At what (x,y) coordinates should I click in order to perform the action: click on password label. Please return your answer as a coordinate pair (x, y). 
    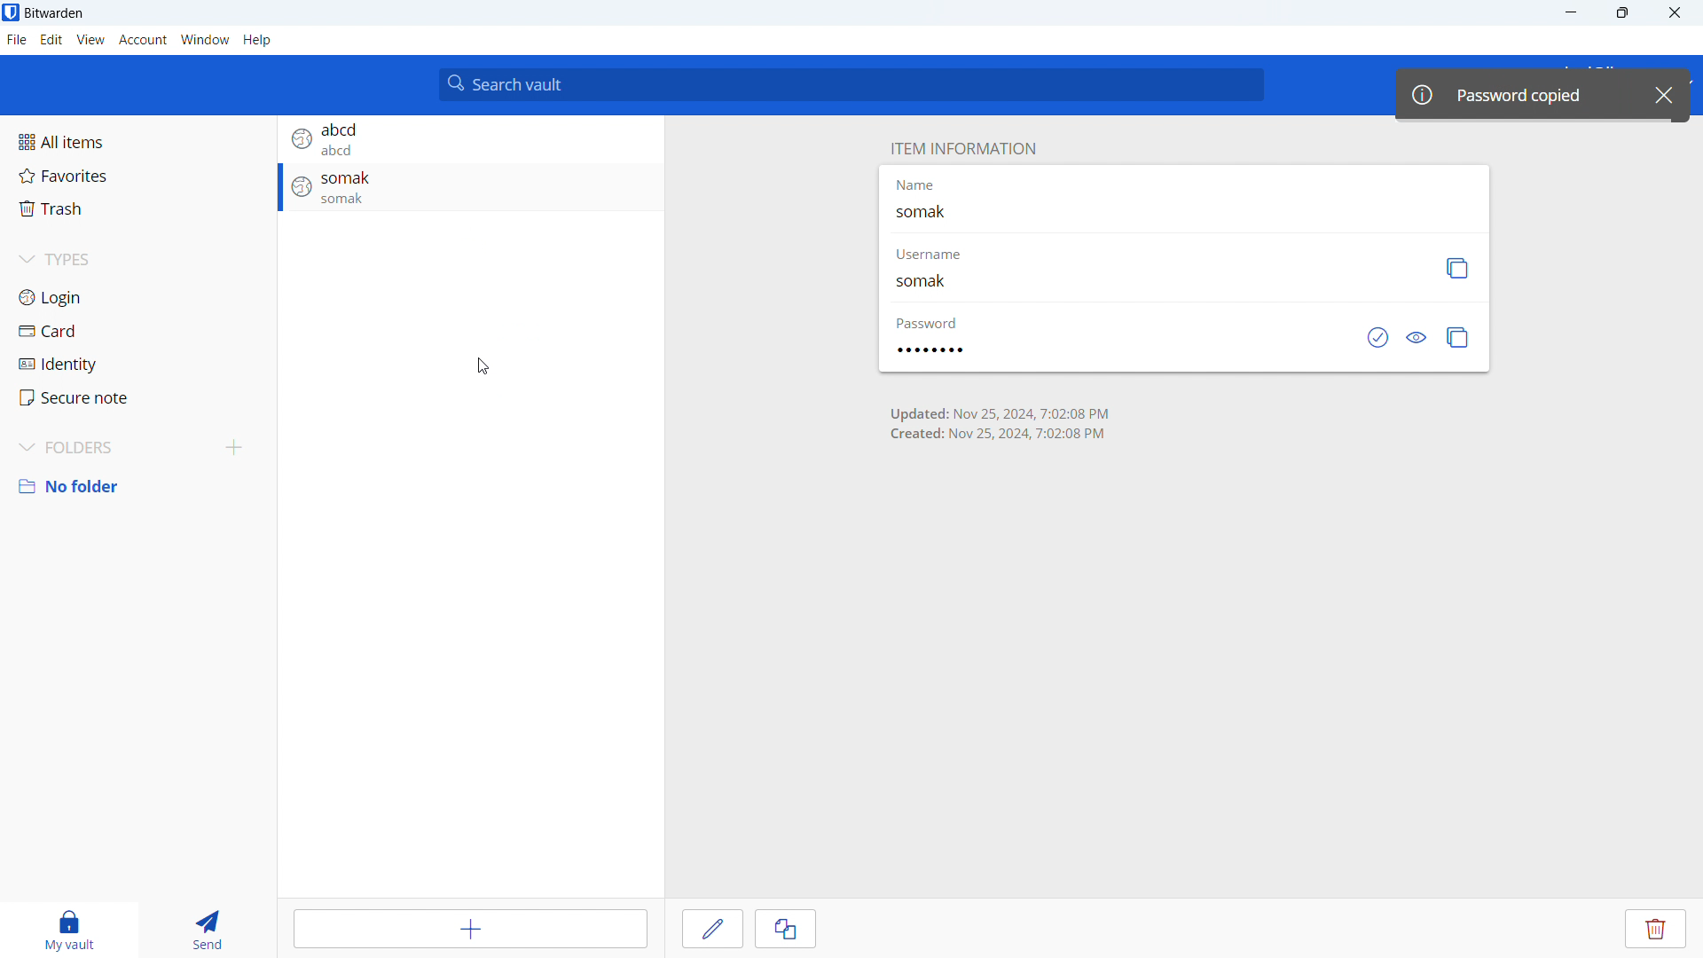
    Looking at the image, I should click on (927, 323).